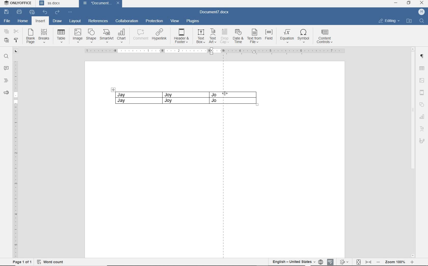 The image size is (428, 266). What do you see at coordinates (160, 35) in the screenshot?
I see `HYPERLINK` at bounding box center [160, 35].